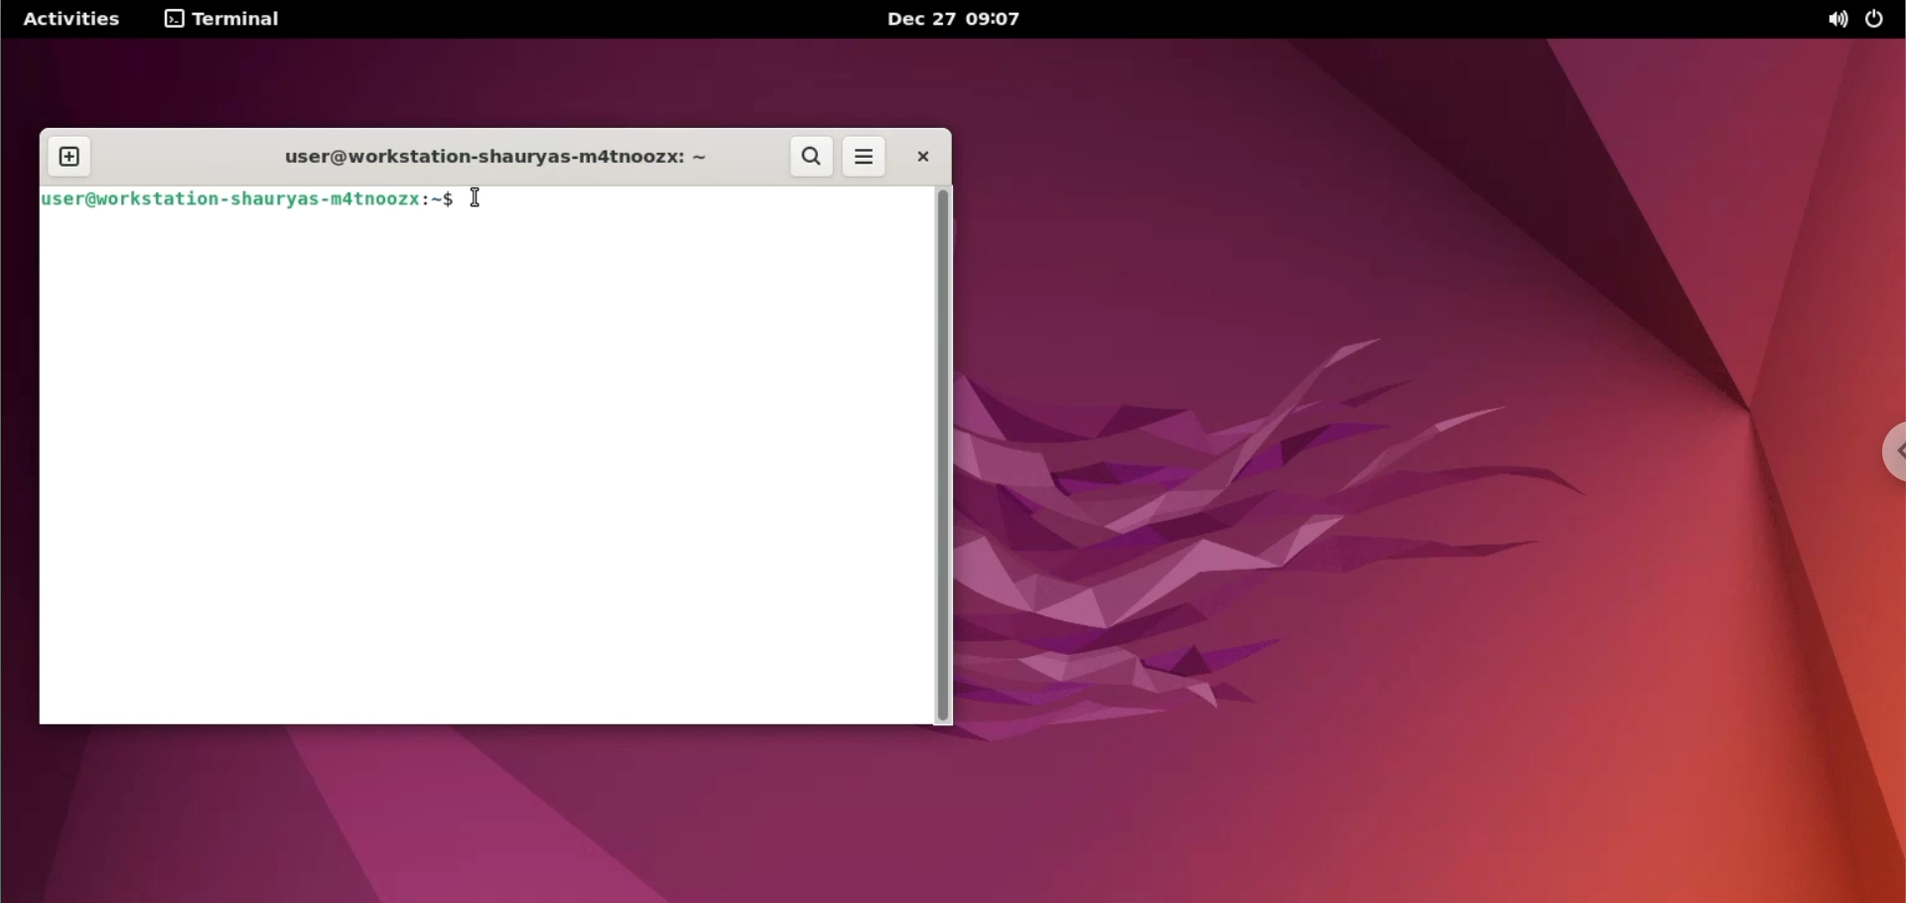 The width and height of the screenshot is (1906, 903). Describe the element at coordinates (247, 197) in the screenshot. I see `user@workstation-shauryas-m4tnoozx:~$` at that location.